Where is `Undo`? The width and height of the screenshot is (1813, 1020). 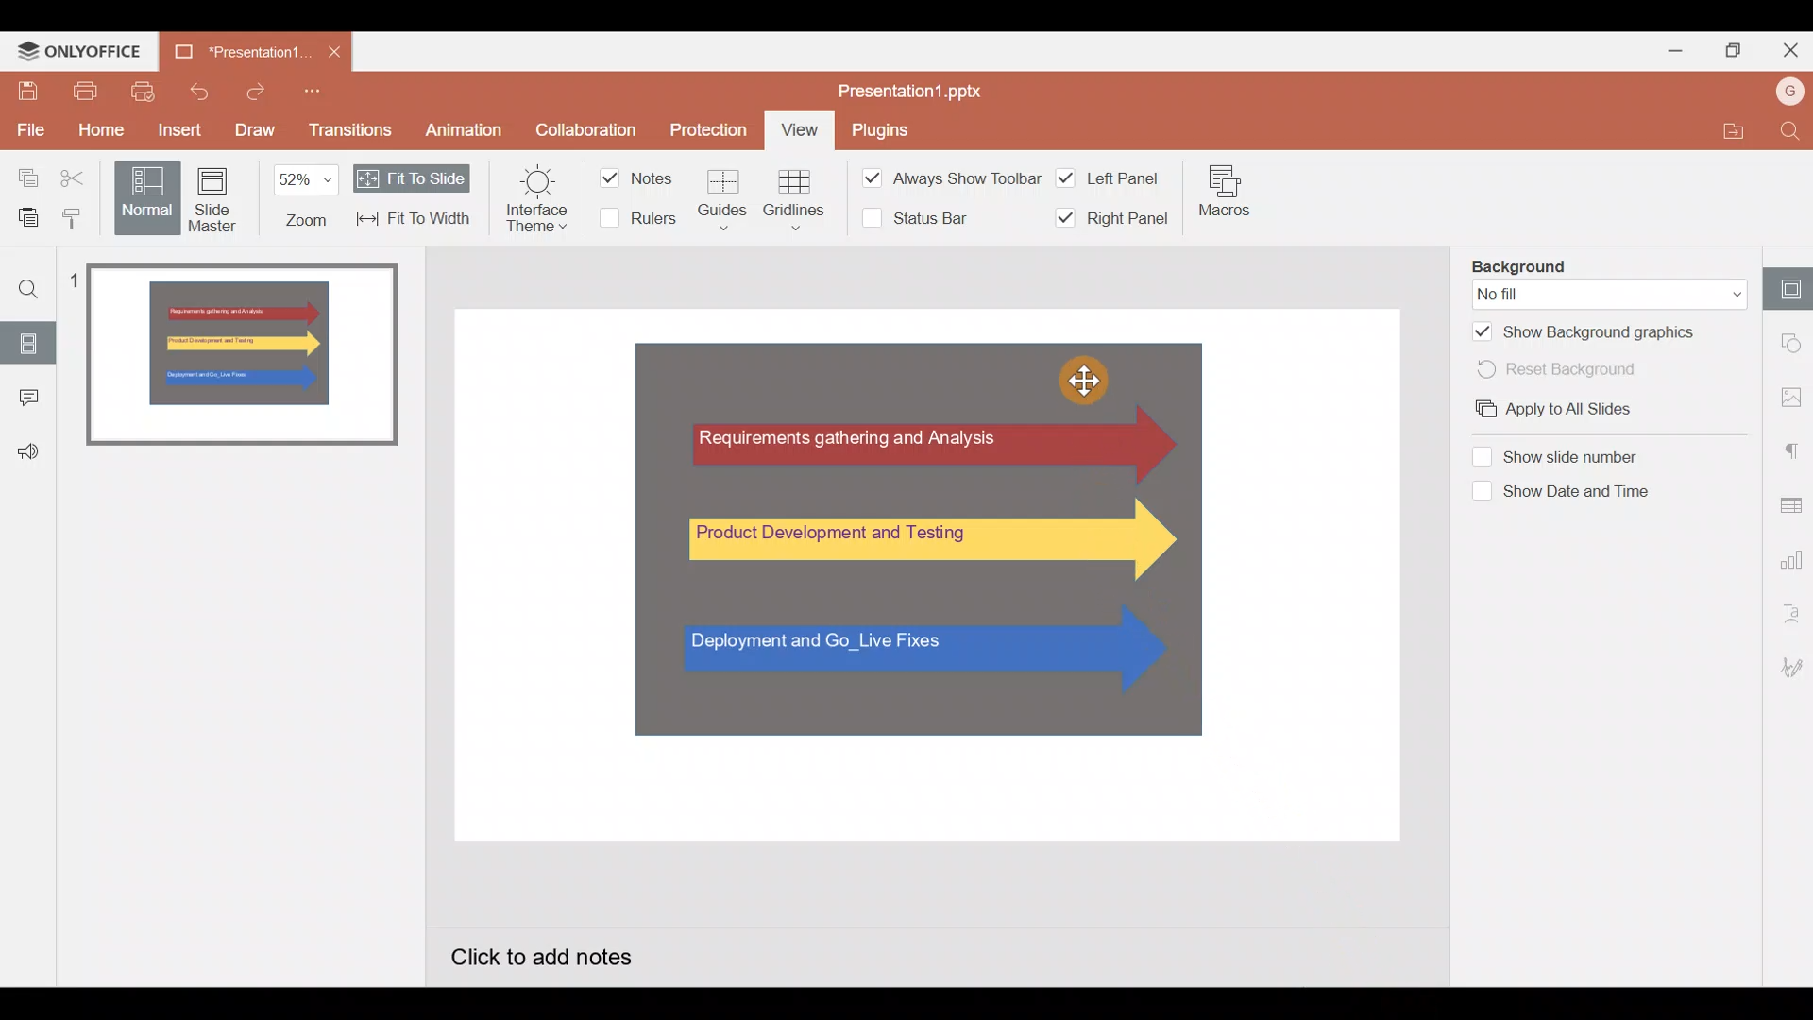 Undo is located at coordinates (202, 90).